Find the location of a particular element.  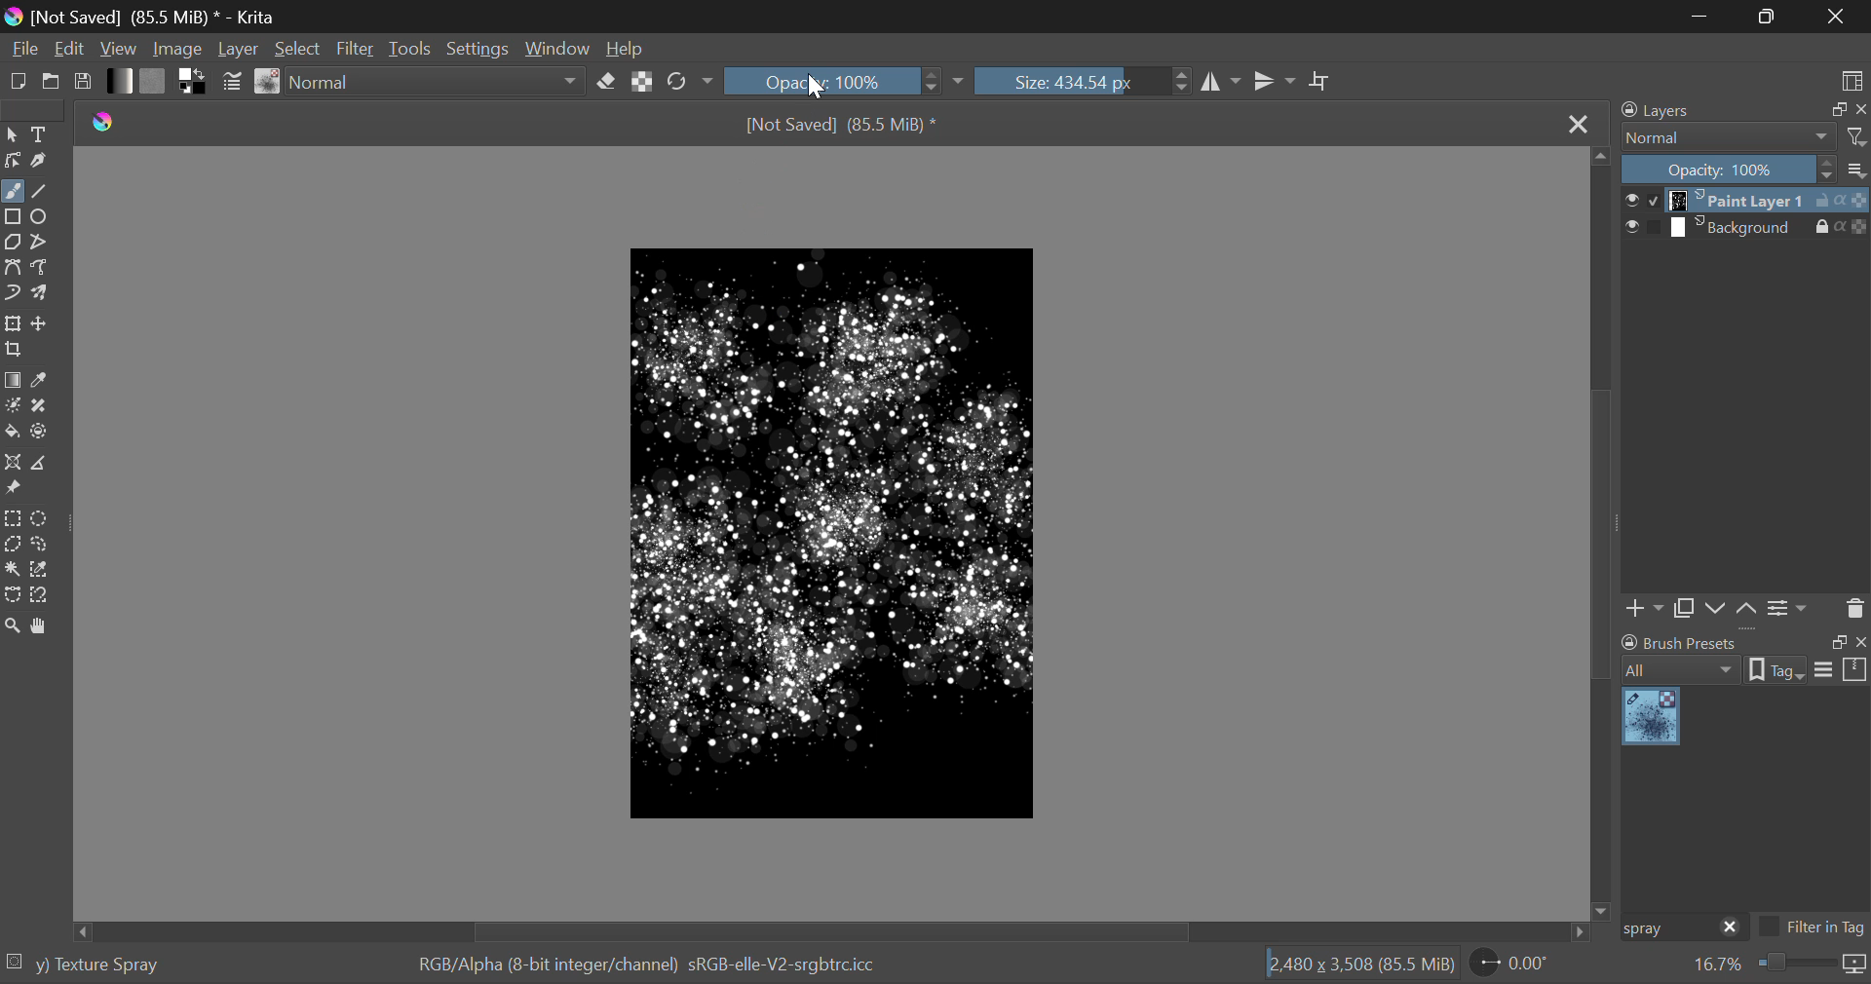

Circular Selection is located at coordinates (40, 518).